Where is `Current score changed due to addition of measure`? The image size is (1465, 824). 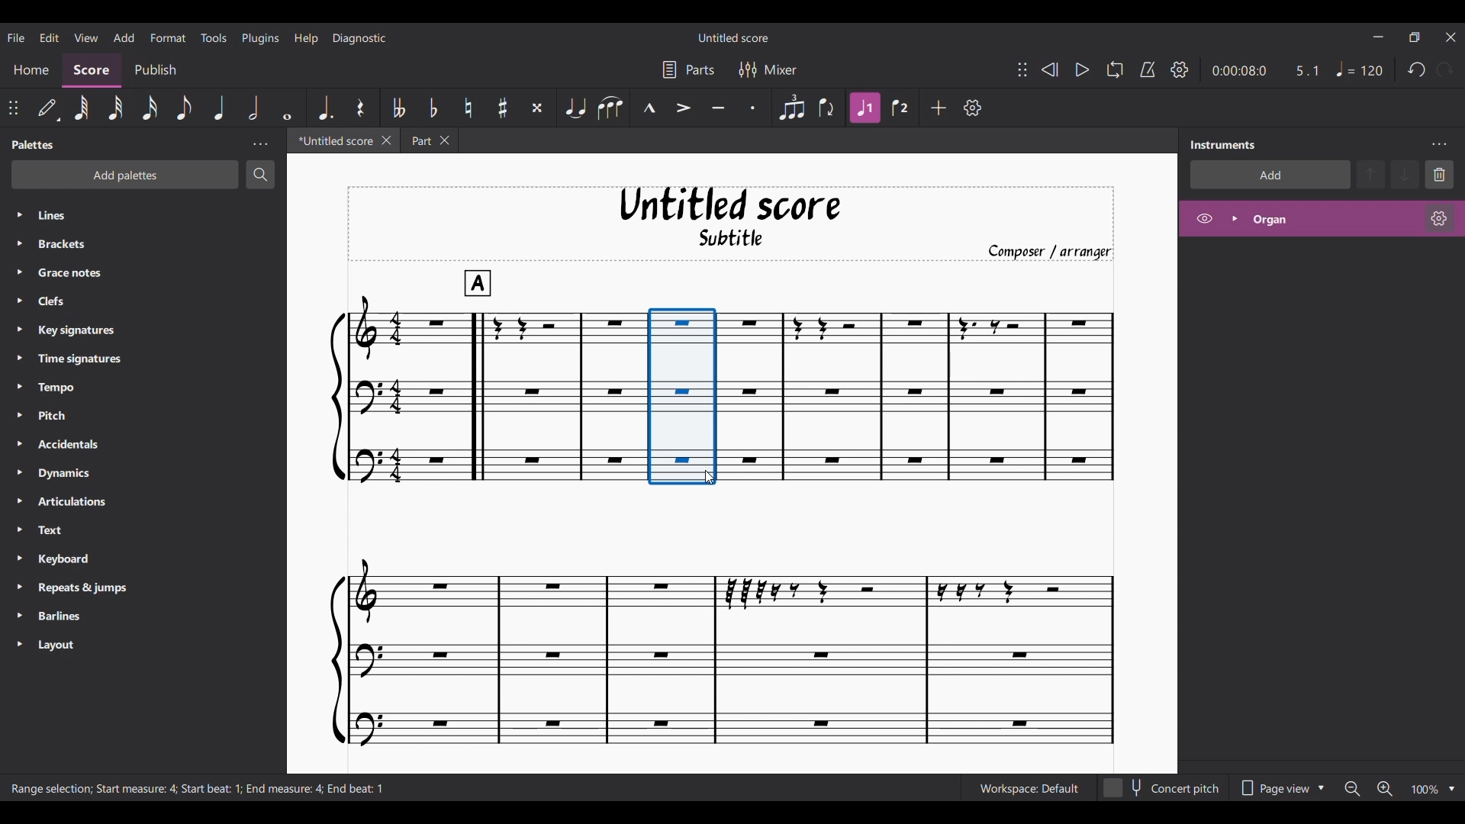
Current score changed due to addition of measure is located at coordinates (725, 654).